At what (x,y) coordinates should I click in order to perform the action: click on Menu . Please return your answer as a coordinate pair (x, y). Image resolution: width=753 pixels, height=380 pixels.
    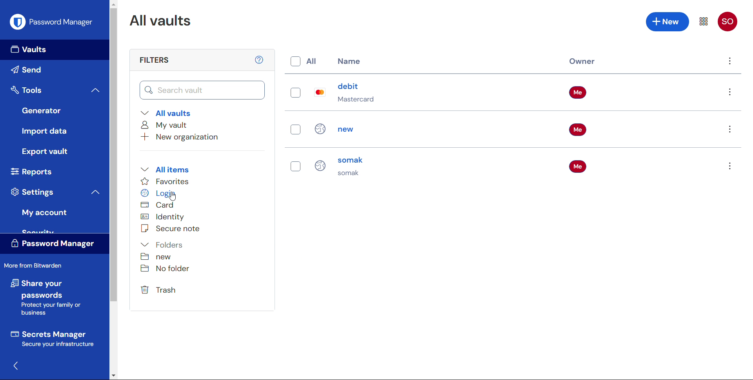
    Looking at the image, I should click on (704, 22).